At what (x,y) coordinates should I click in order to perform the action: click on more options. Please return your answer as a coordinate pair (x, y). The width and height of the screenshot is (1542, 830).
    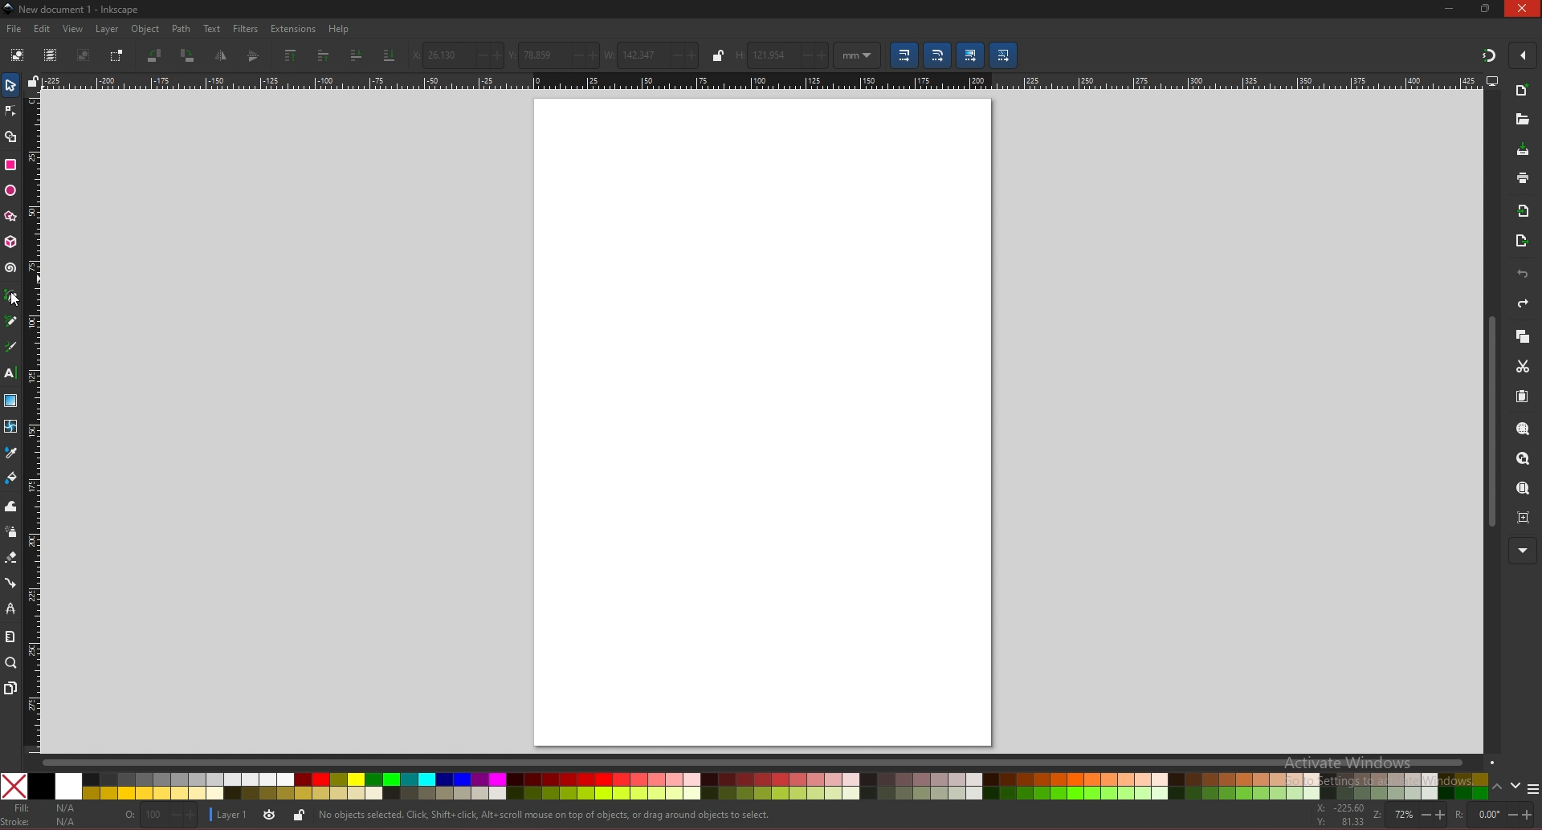
    Looking at the image, I should click on (1533, 789).